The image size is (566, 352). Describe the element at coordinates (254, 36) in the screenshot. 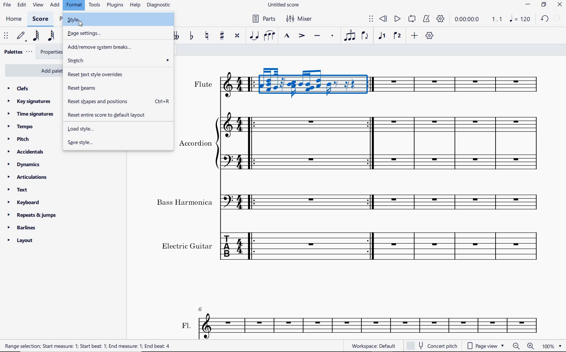

I see `tie` at that location.